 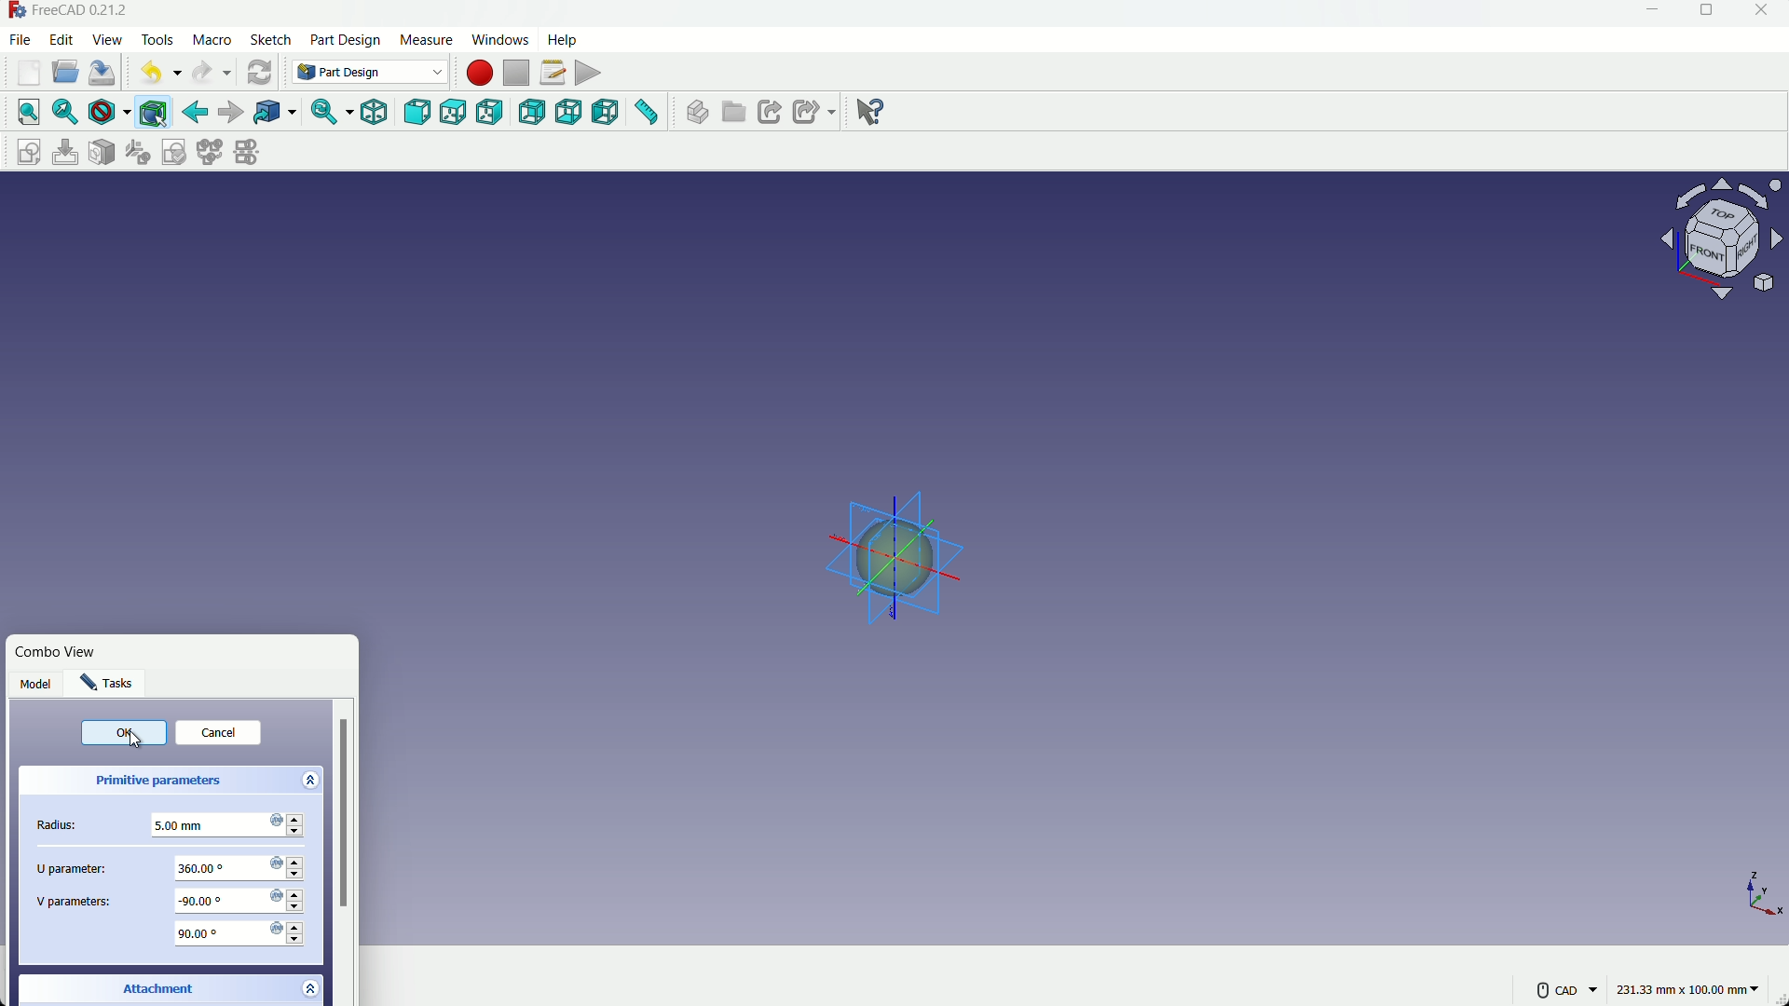 I want to click on sync view, so click(x=322, y=113).